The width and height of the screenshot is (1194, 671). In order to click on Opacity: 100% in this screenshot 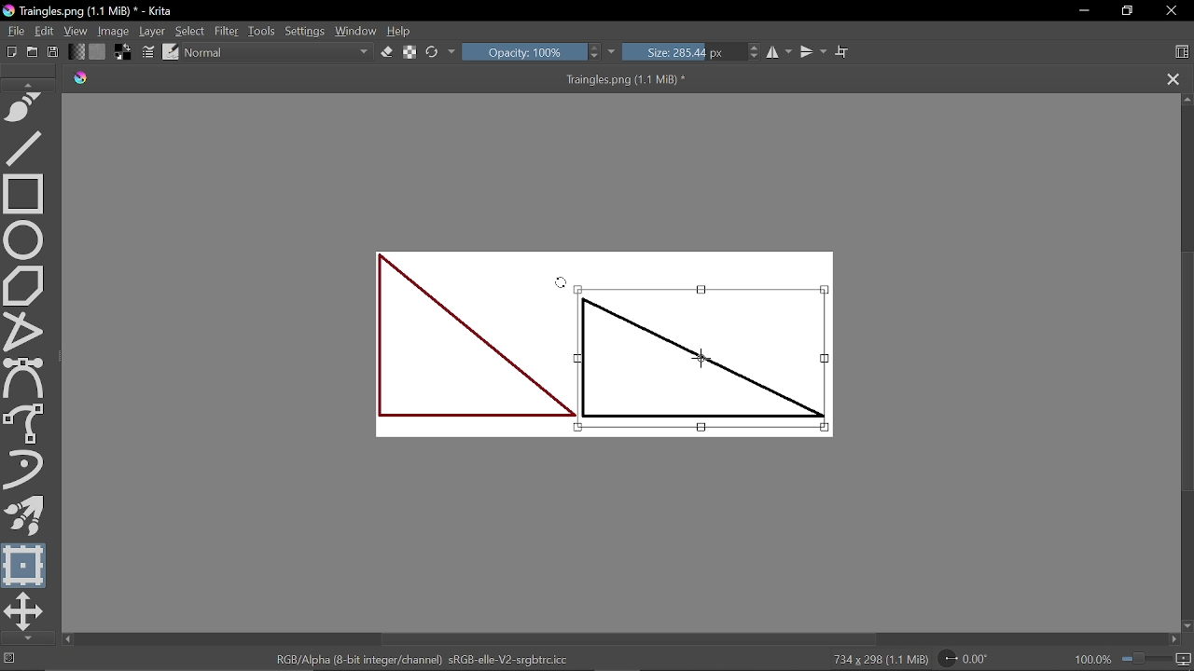, I will do `click(532, 53)`.